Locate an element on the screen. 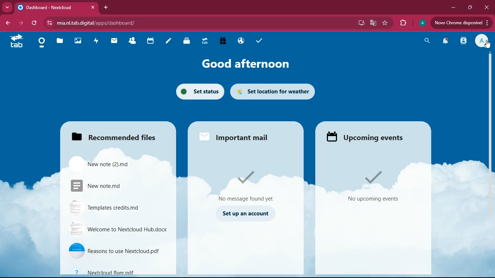  forward is located at coordinates (18, 24).